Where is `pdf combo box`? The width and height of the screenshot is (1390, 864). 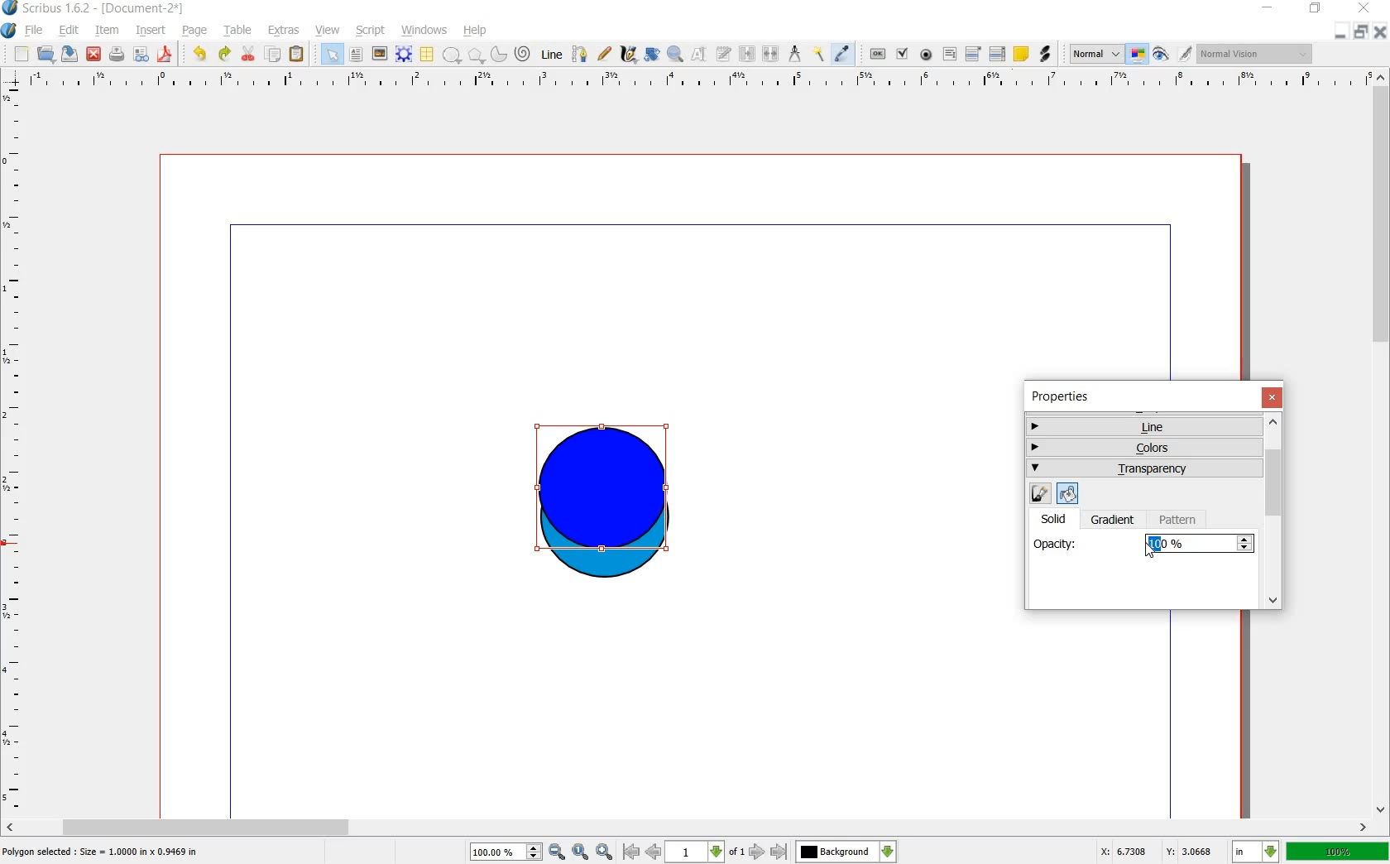 pdf combo box is located at coordinates (972, 54).